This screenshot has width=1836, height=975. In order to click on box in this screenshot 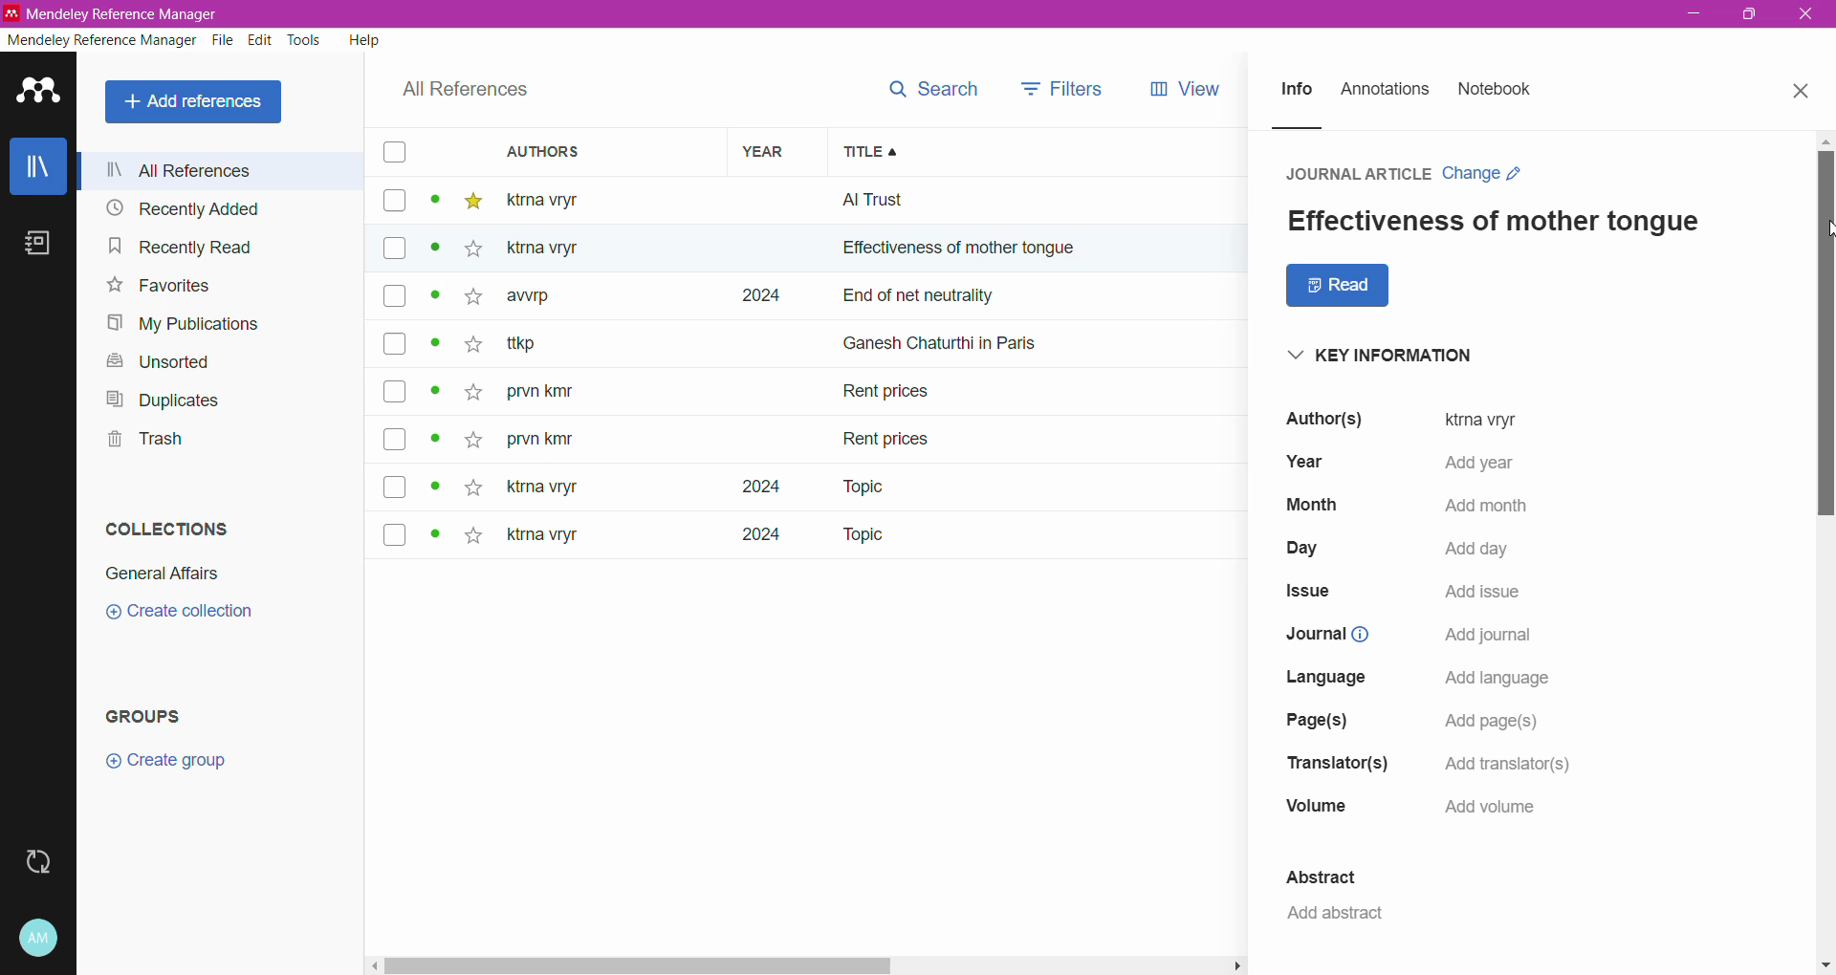, I will do `click(395, 298)`.